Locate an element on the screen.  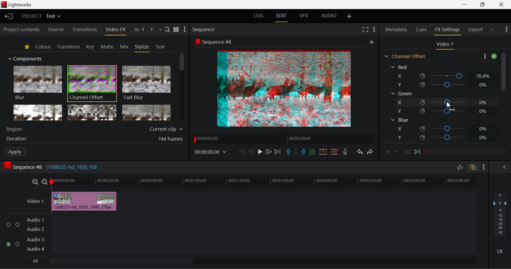
Go Forward is located at coordinates (269, 152).